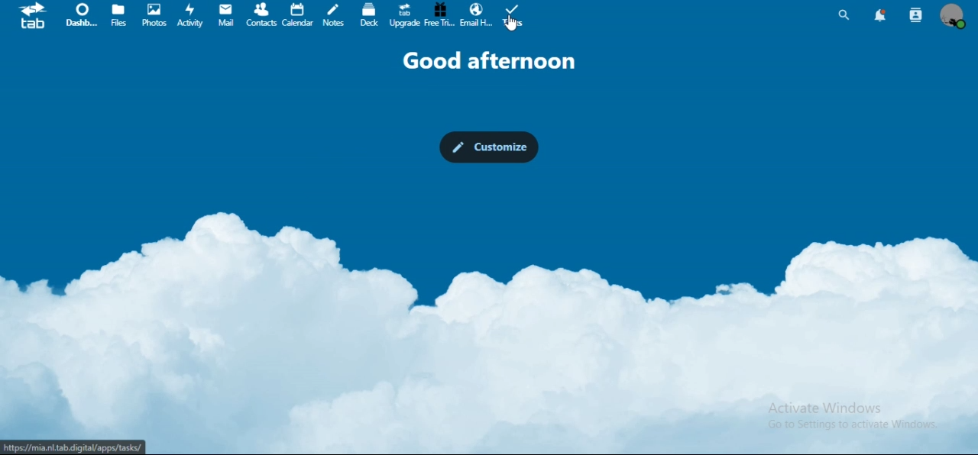 The width and height of the screenshot is (978, 455). Describe the element at coordinates (334, 15) in the screenshot. I see `notes` at that location.